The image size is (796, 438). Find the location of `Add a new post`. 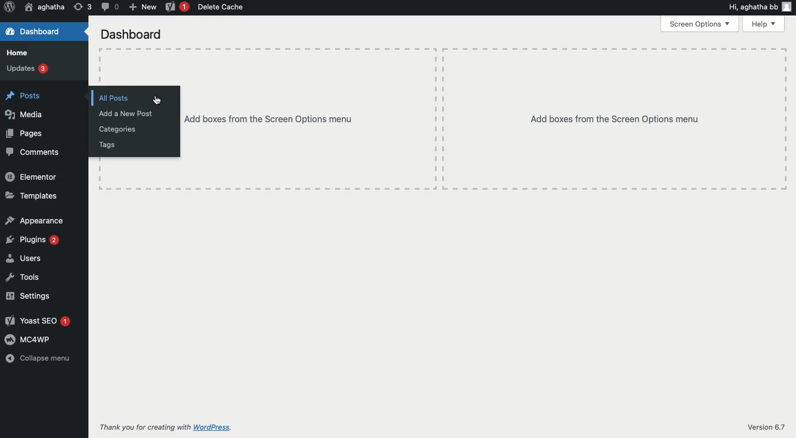

Add a new post is located at coordinates (124, 113).